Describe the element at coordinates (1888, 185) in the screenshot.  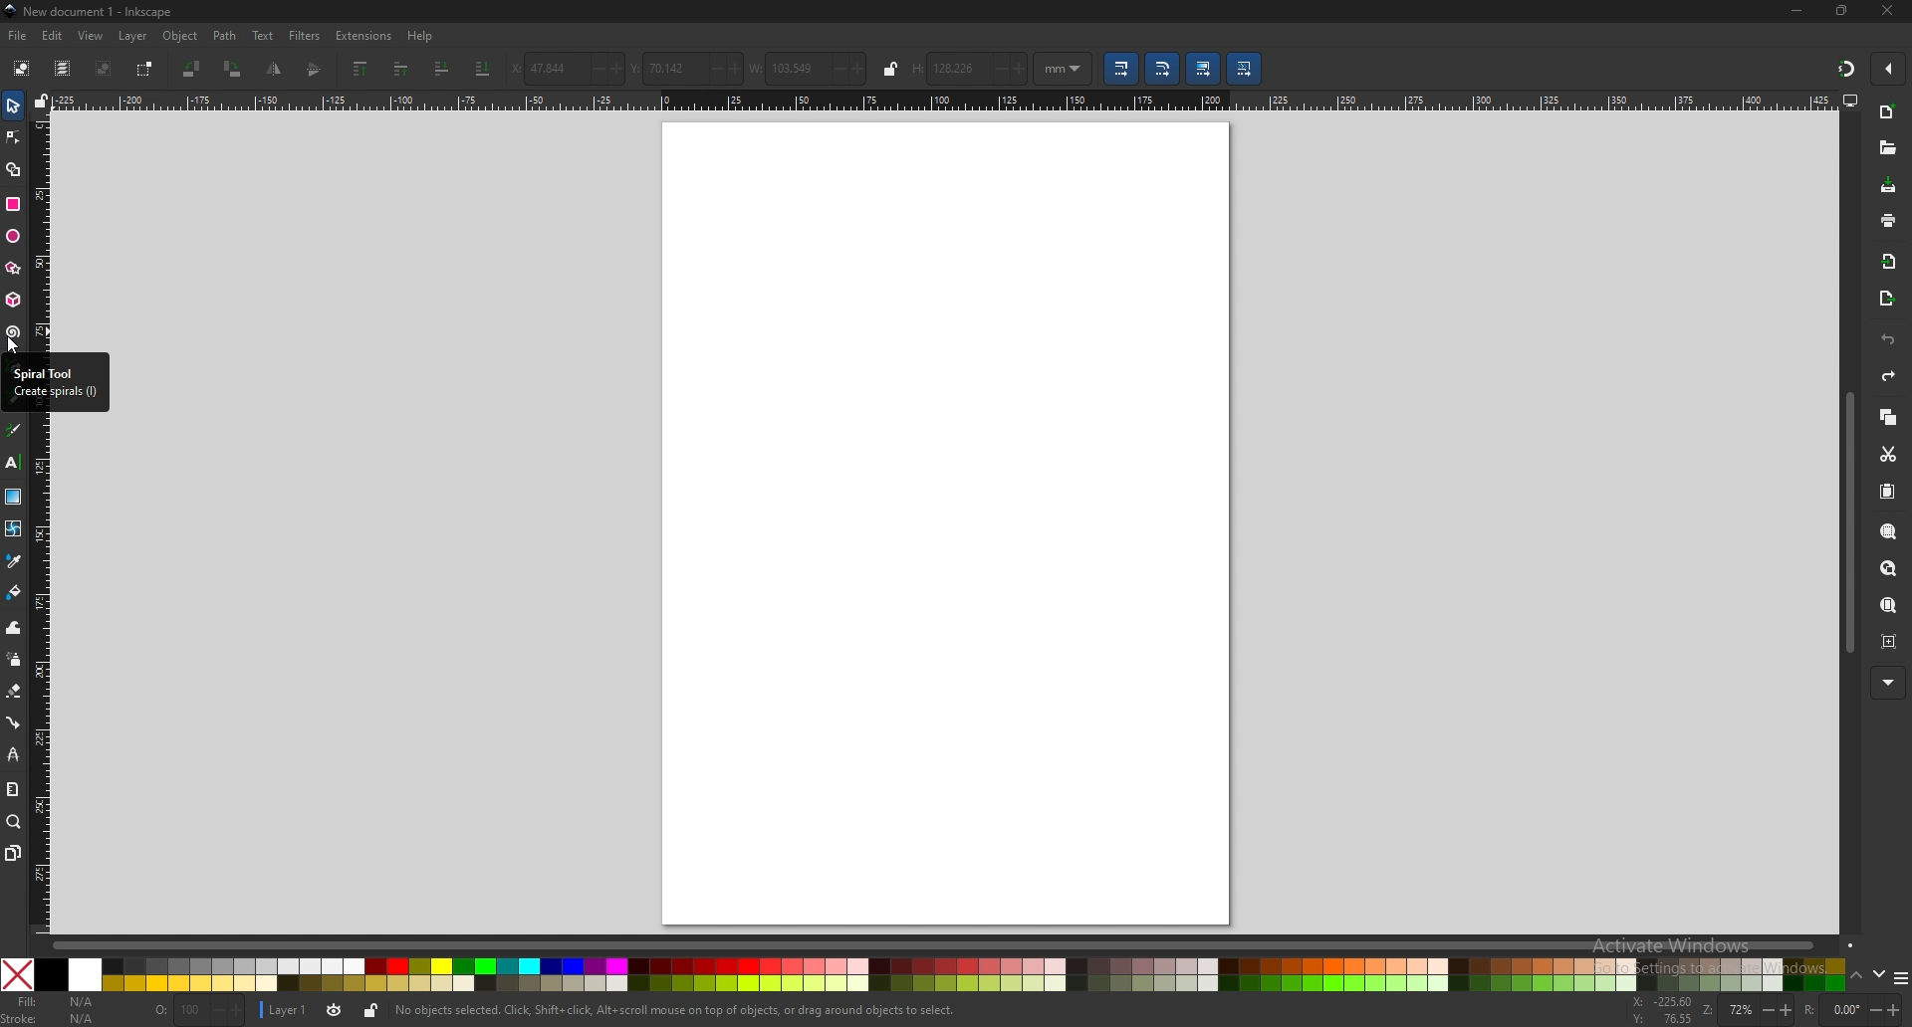
I see `save` at that location.